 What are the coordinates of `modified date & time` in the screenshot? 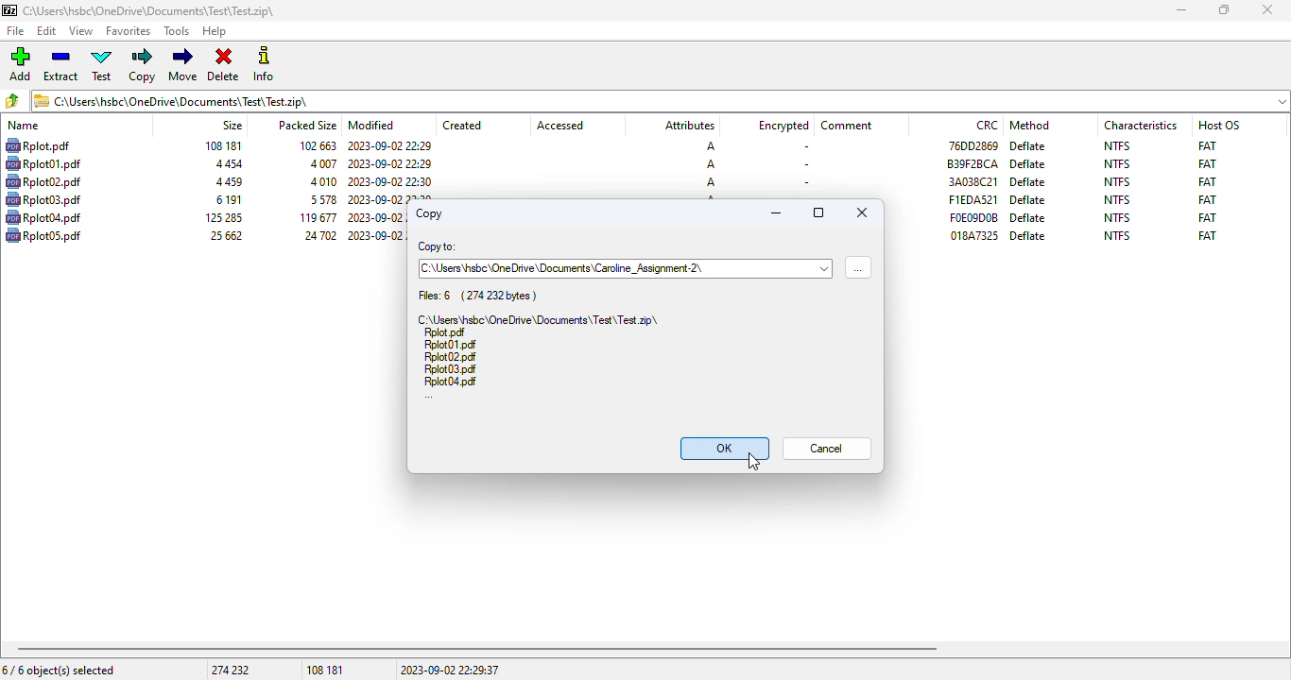 It's located at (390, 181).